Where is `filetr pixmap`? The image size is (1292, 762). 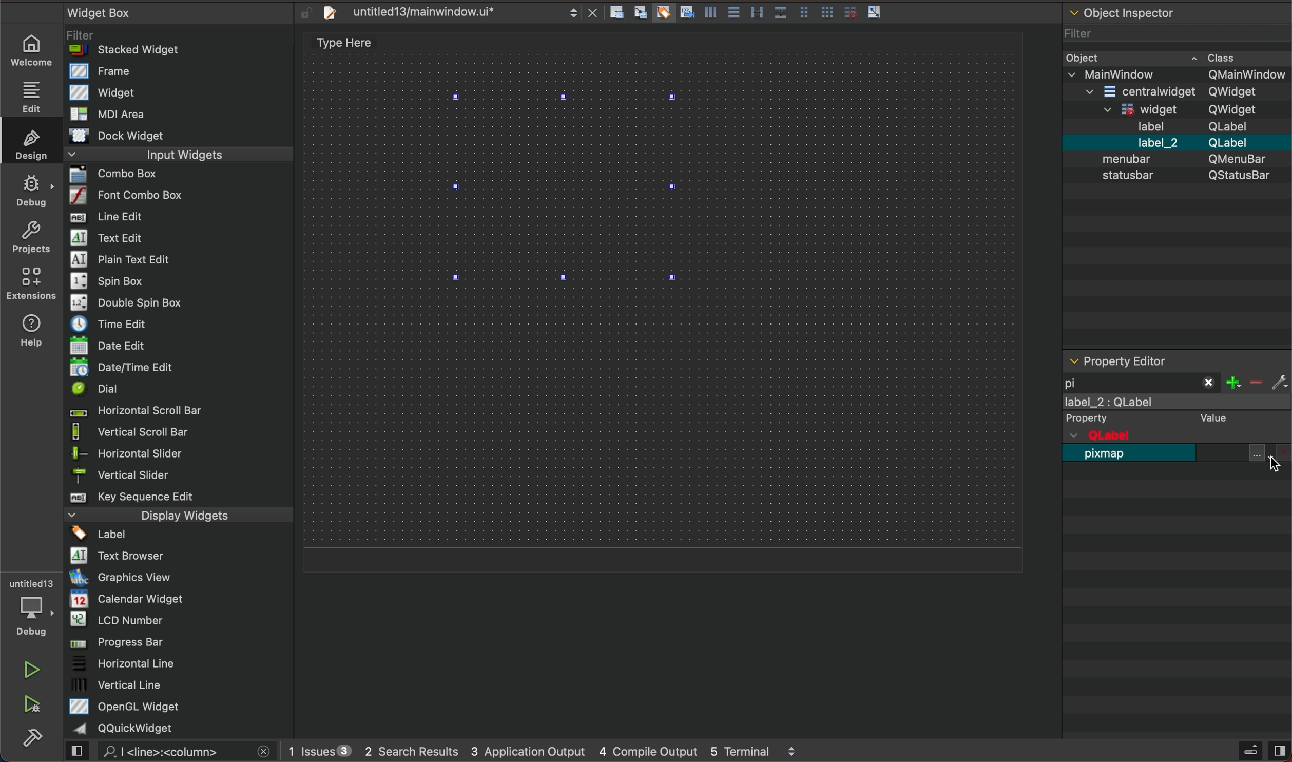 filetr pixmap is located at coordinates (1142, 381).